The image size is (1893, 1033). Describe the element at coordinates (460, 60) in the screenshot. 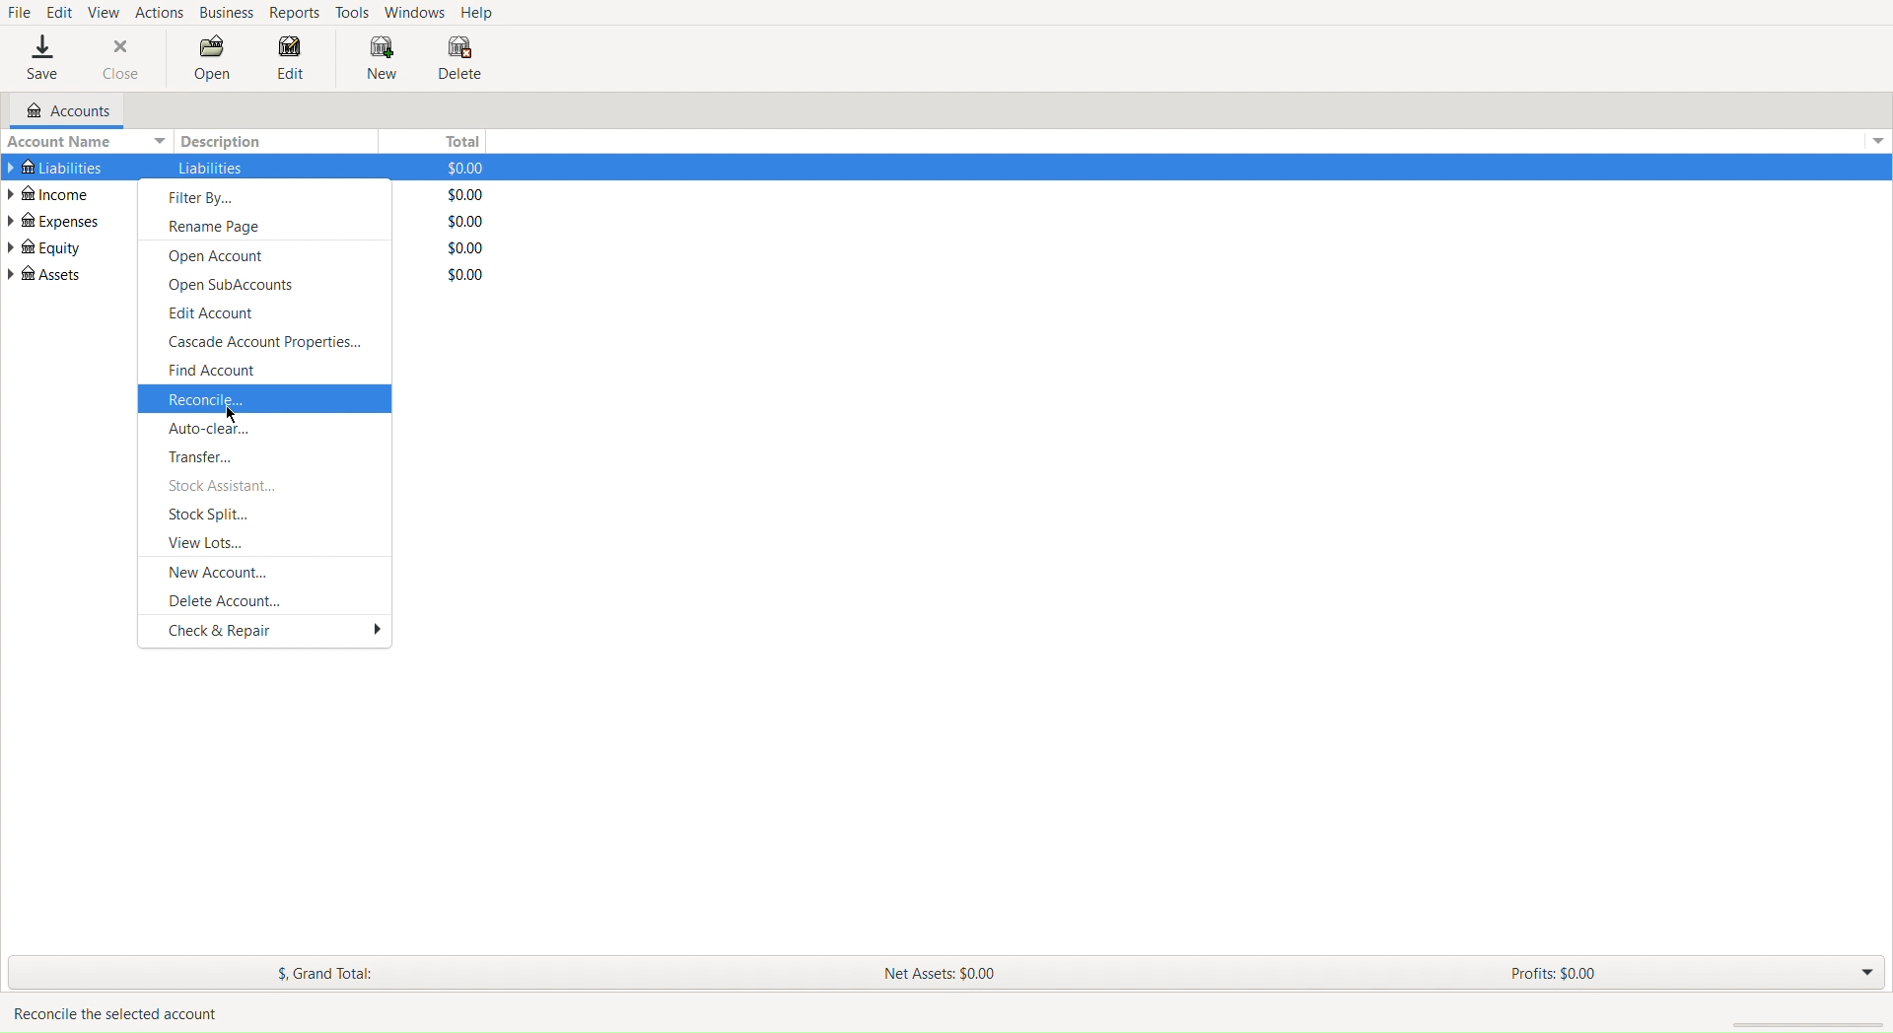

I see `Delete` at that location.